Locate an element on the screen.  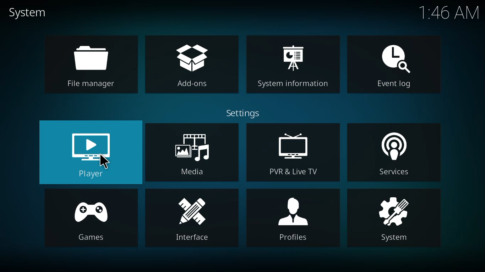
media is located at coordinates (193, 153).